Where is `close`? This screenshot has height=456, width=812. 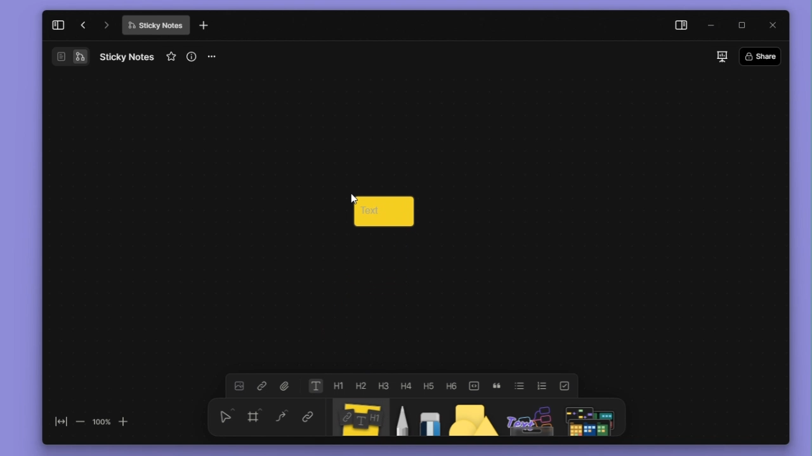
close is located at coordinates (773, 23).